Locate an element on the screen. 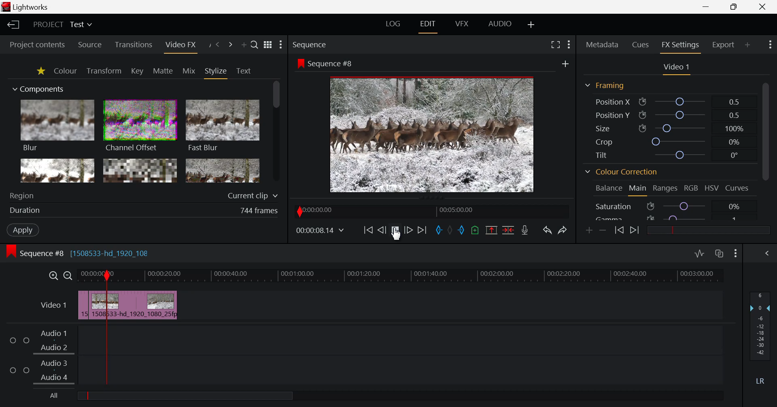  AUDIO Layout is located at coordinates (500, 24).